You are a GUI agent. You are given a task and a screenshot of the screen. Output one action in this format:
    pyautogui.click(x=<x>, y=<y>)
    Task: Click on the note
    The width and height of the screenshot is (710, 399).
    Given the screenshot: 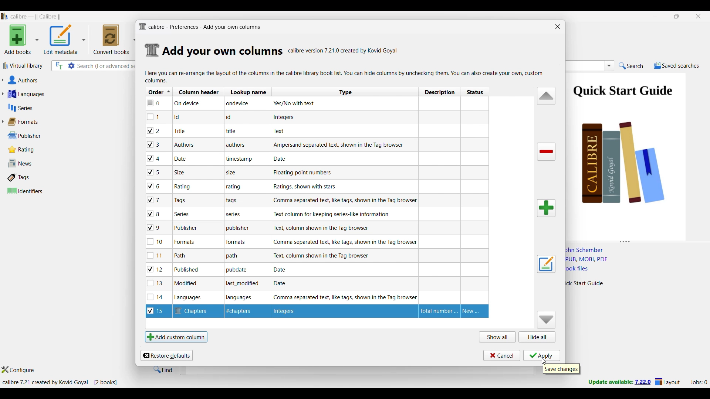 What is the action you would take?
    pyautogui.click(x=234, y=256)
    